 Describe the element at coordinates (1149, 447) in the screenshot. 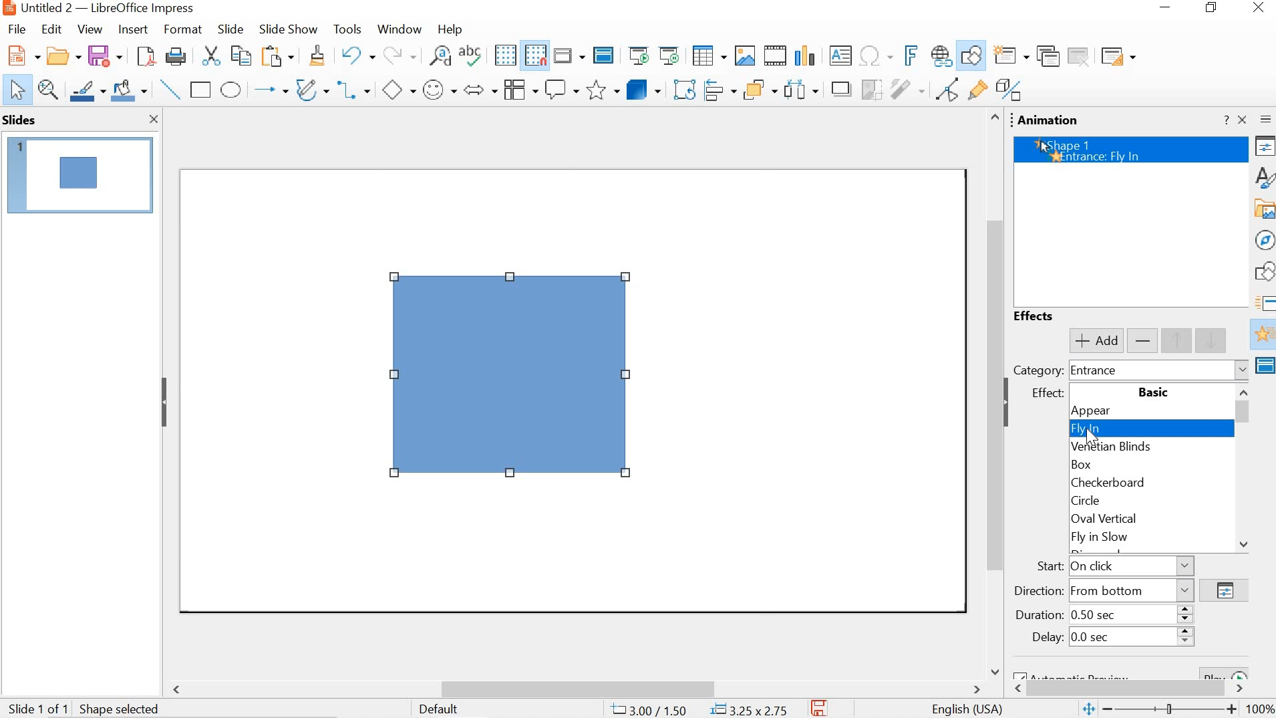

I see `venetian blinds` at that location.